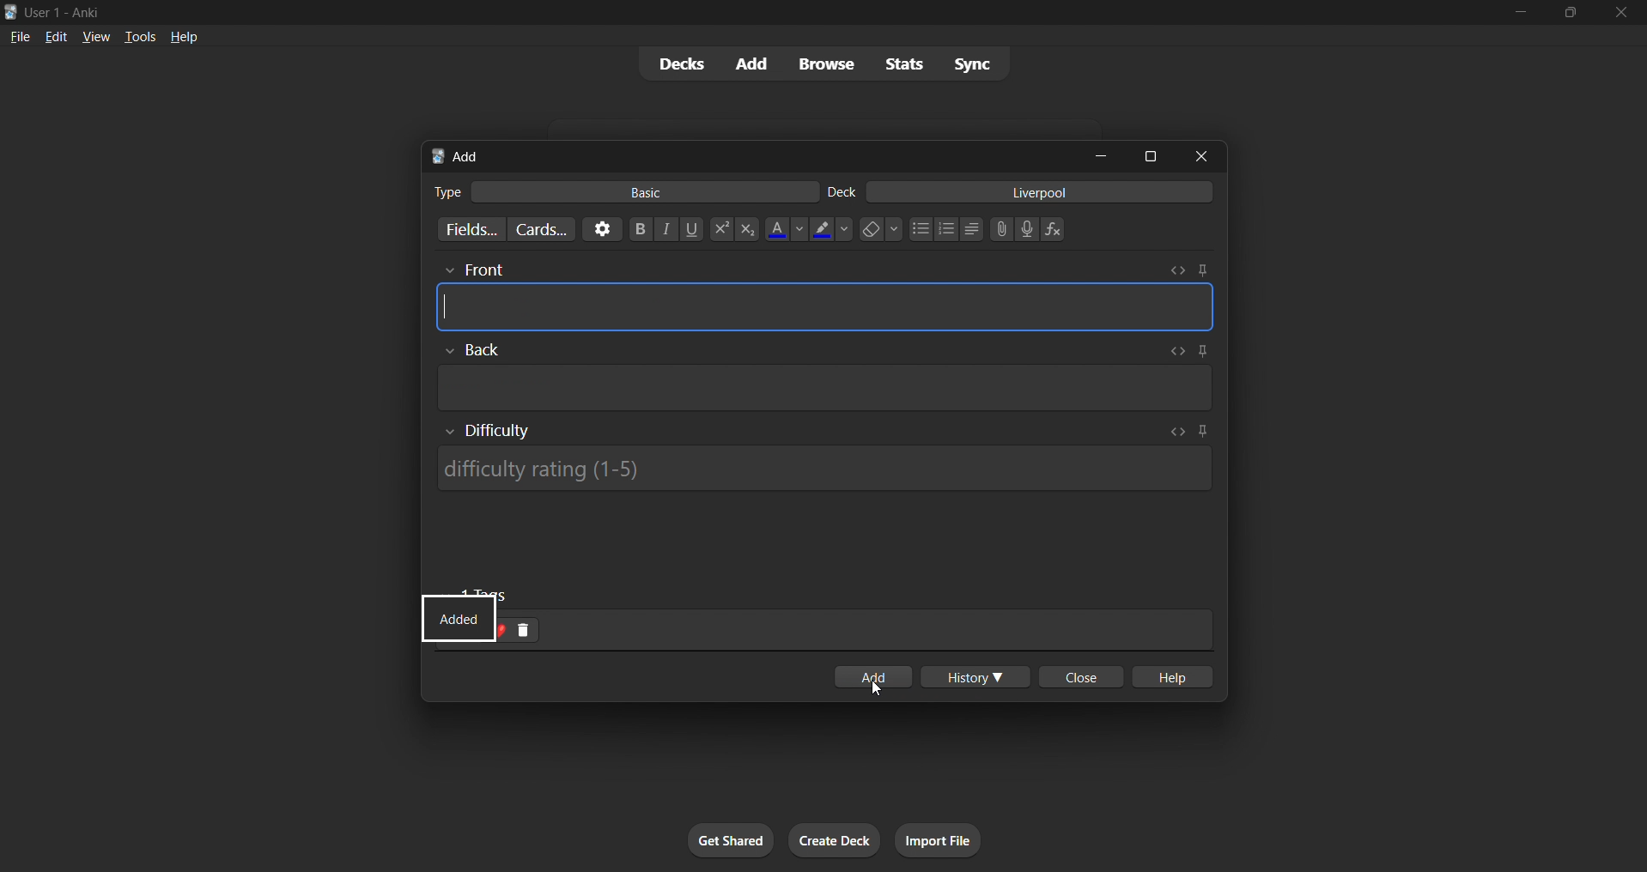  Describe the element at coordinates (1059, 230) in the screenshot. I see `function` at that location.